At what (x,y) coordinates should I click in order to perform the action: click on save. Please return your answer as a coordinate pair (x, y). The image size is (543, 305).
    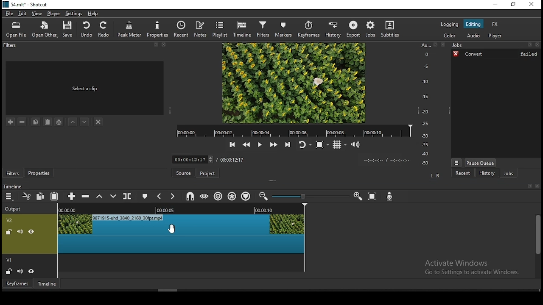
    Looking at the image, I should click on (68, 30).